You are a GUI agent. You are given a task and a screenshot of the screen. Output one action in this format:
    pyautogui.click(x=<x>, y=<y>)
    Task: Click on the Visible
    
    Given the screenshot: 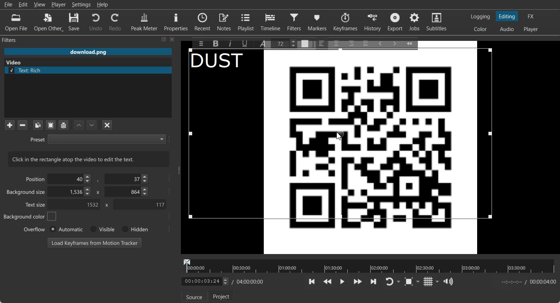 What is the action you would take?
    pyautogui.click(x=102, y=229)
    